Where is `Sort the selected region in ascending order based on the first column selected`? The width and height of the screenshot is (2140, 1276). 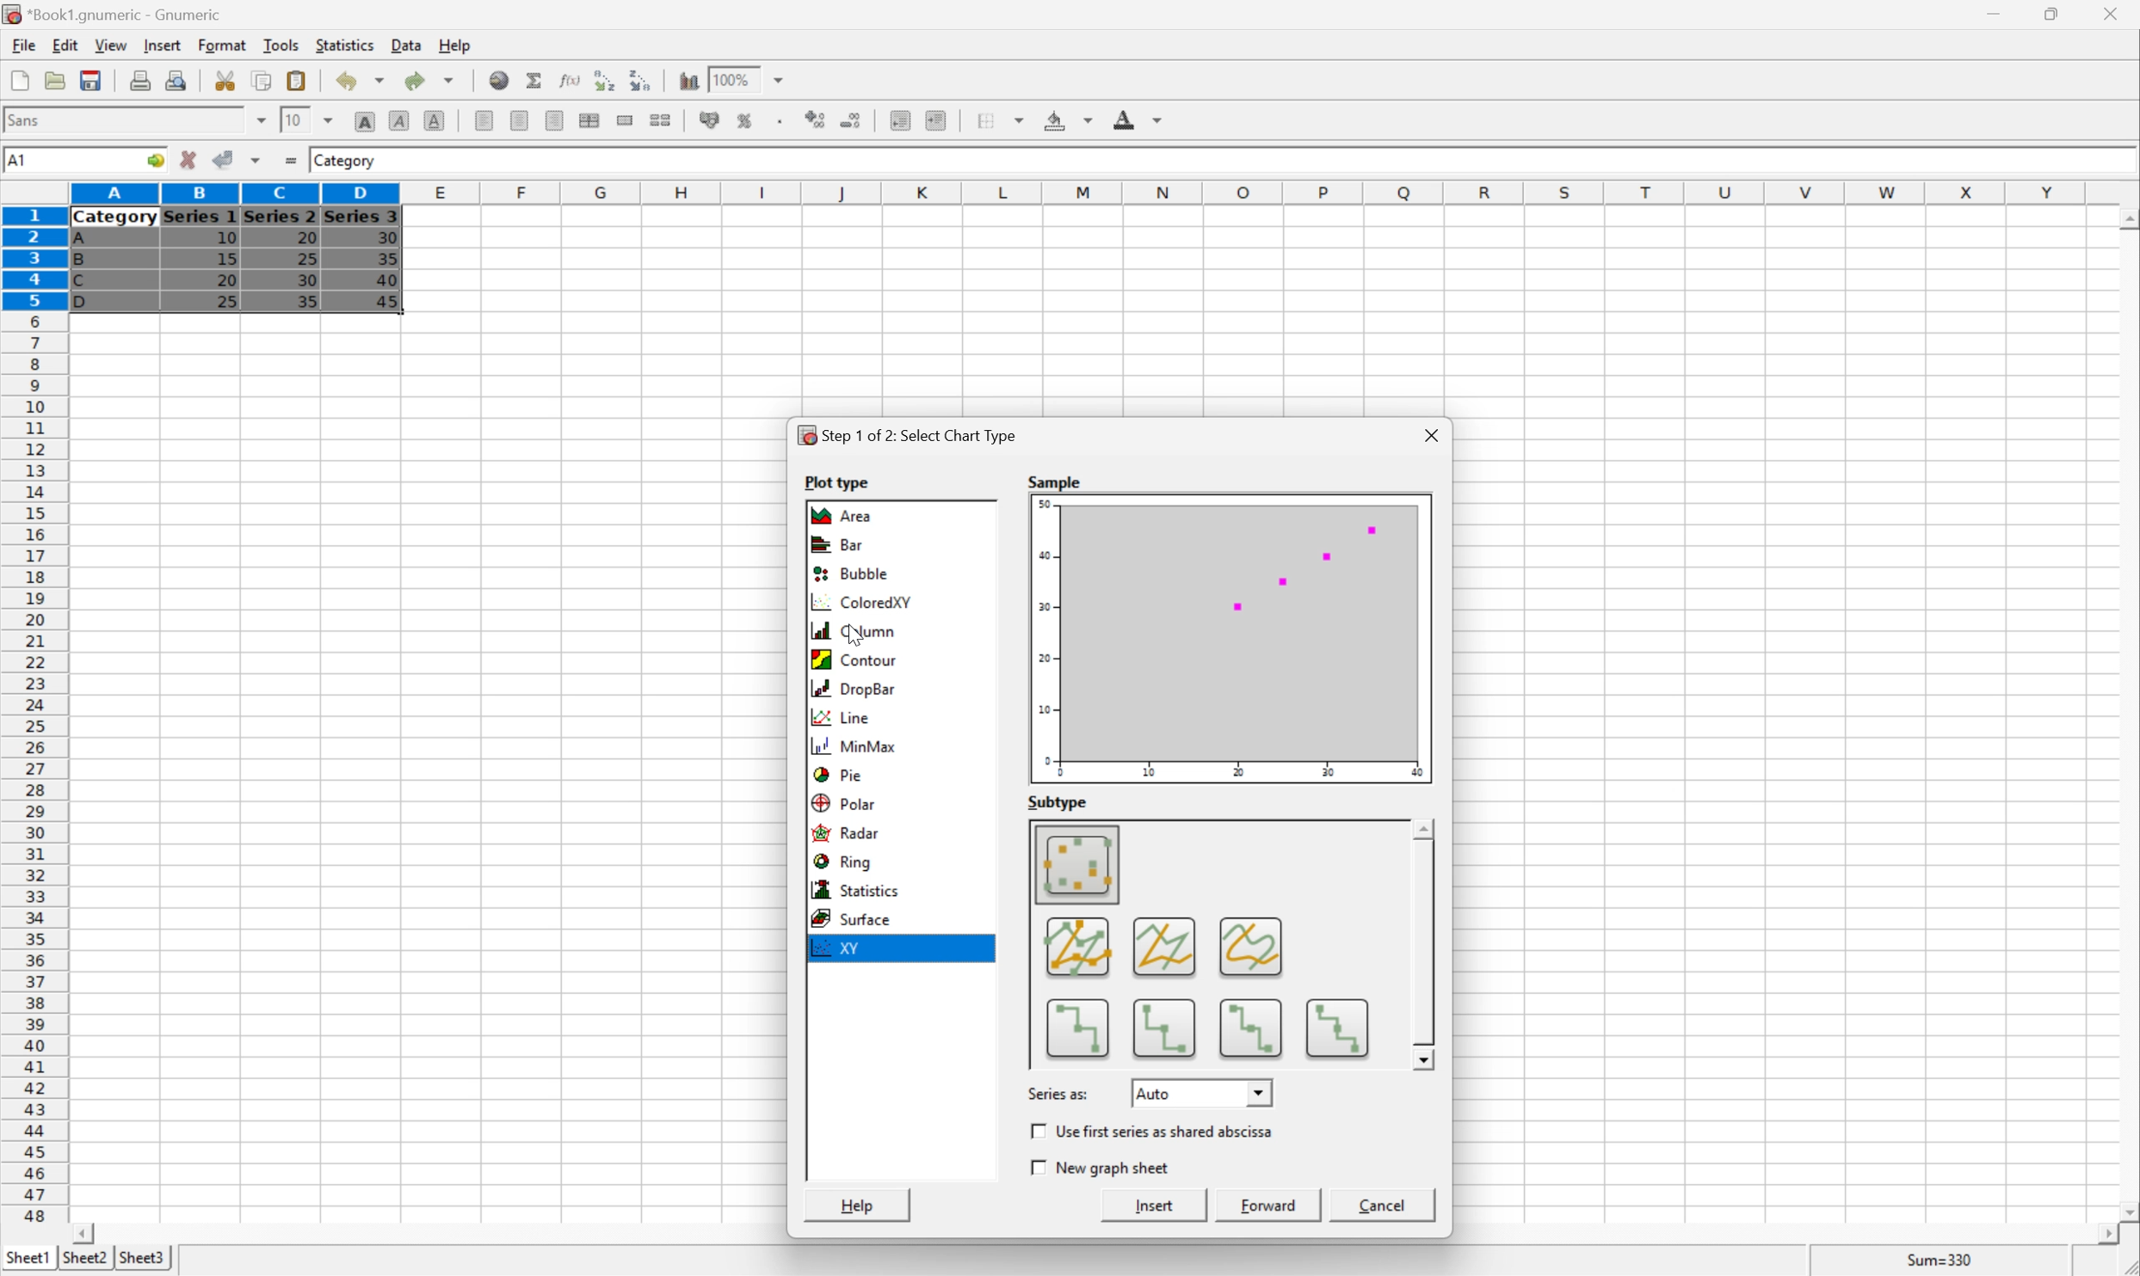 Sort the selected region in ascending order based on the first column selected is located at coordinates (603, 80).